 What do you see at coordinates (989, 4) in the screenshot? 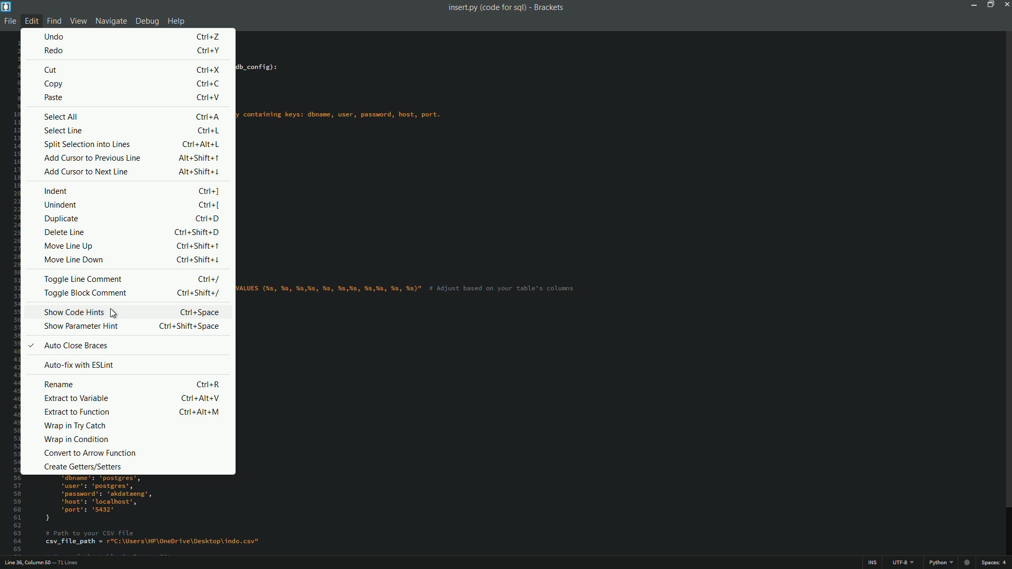
I see `maximize` at bounding box center [989, 4].